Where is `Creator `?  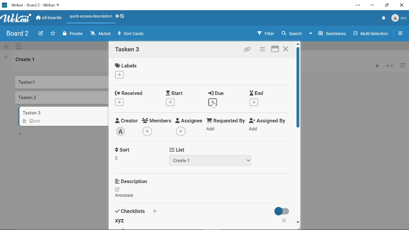 Creator  is located at coordinates (121, 132).